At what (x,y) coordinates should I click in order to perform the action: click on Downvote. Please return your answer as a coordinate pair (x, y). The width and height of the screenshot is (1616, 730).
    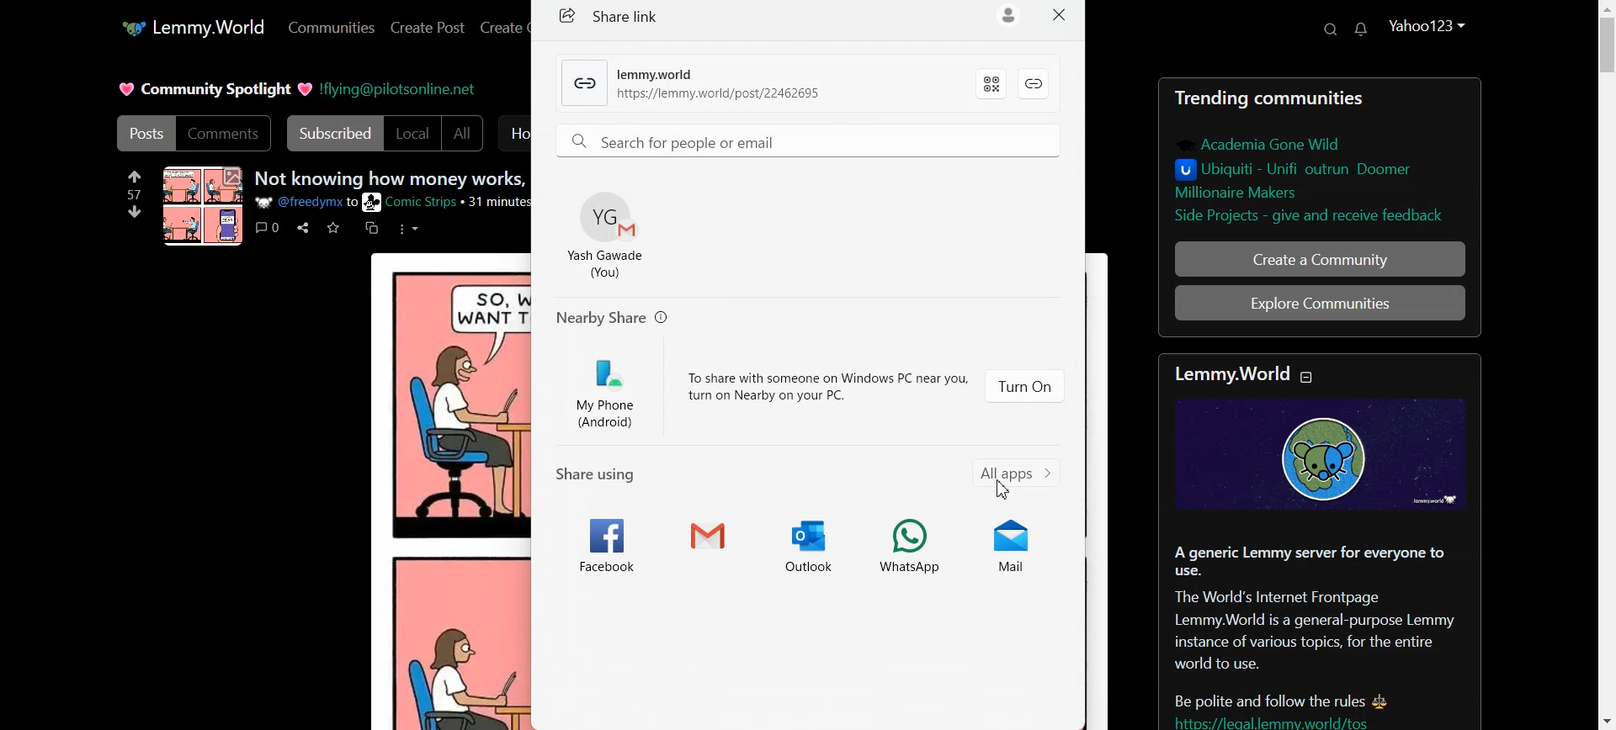
    Looking at the image, I should click on (135, 211).